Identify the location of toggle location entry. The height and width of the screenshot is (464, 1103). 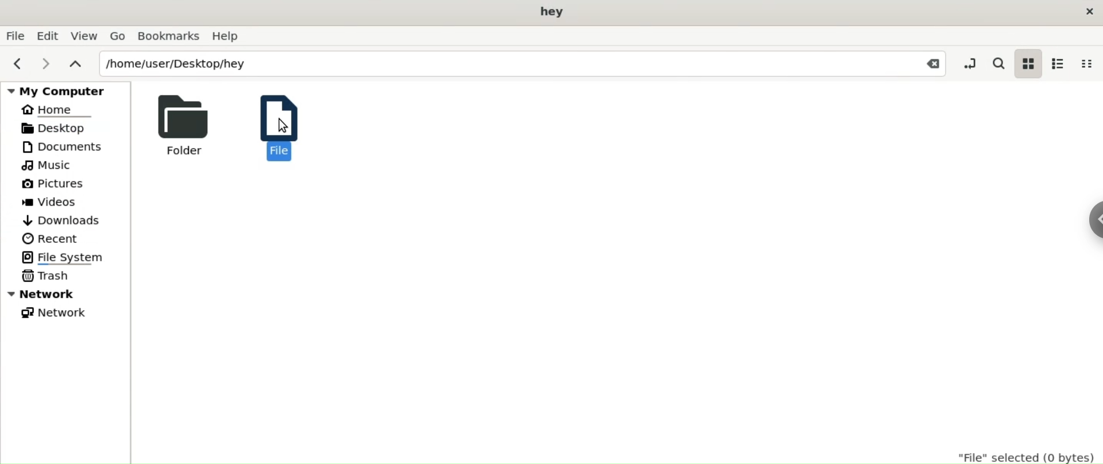
(969, 63).